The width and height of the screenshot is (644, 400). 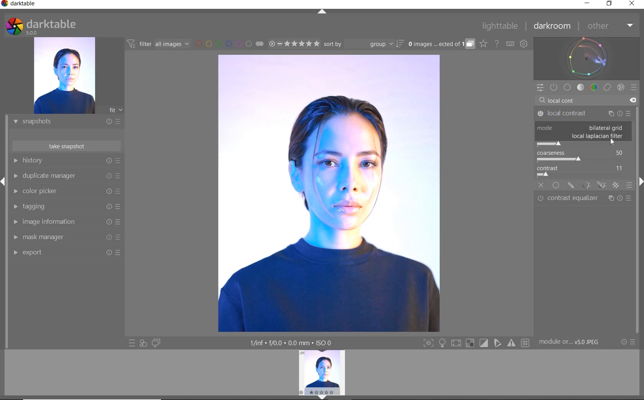 I want to click on DUPLICATE MANAGER, so click(x=66, y=176).